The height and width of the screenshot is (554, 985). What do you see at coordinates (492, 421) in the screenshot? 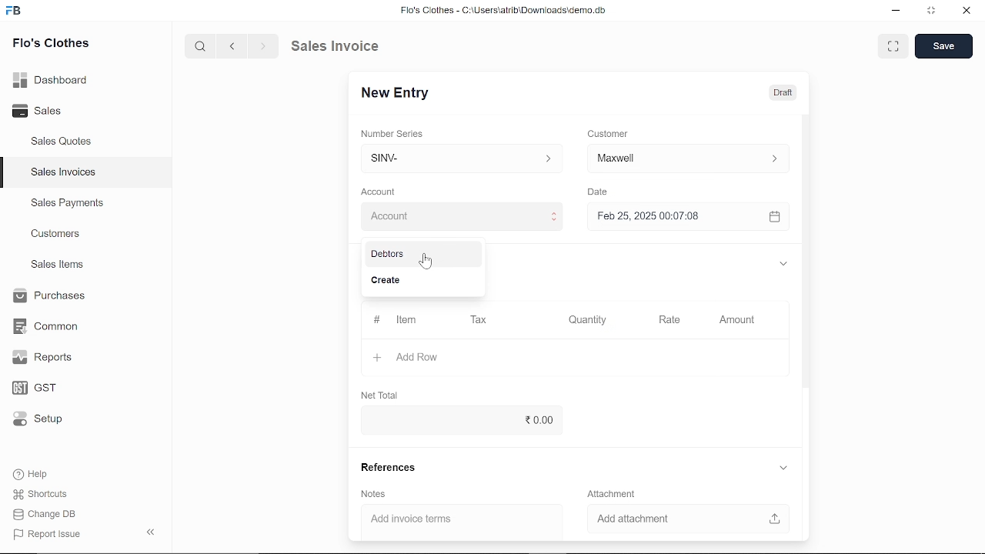
I see `20.00` at bounding box center [492, 421].